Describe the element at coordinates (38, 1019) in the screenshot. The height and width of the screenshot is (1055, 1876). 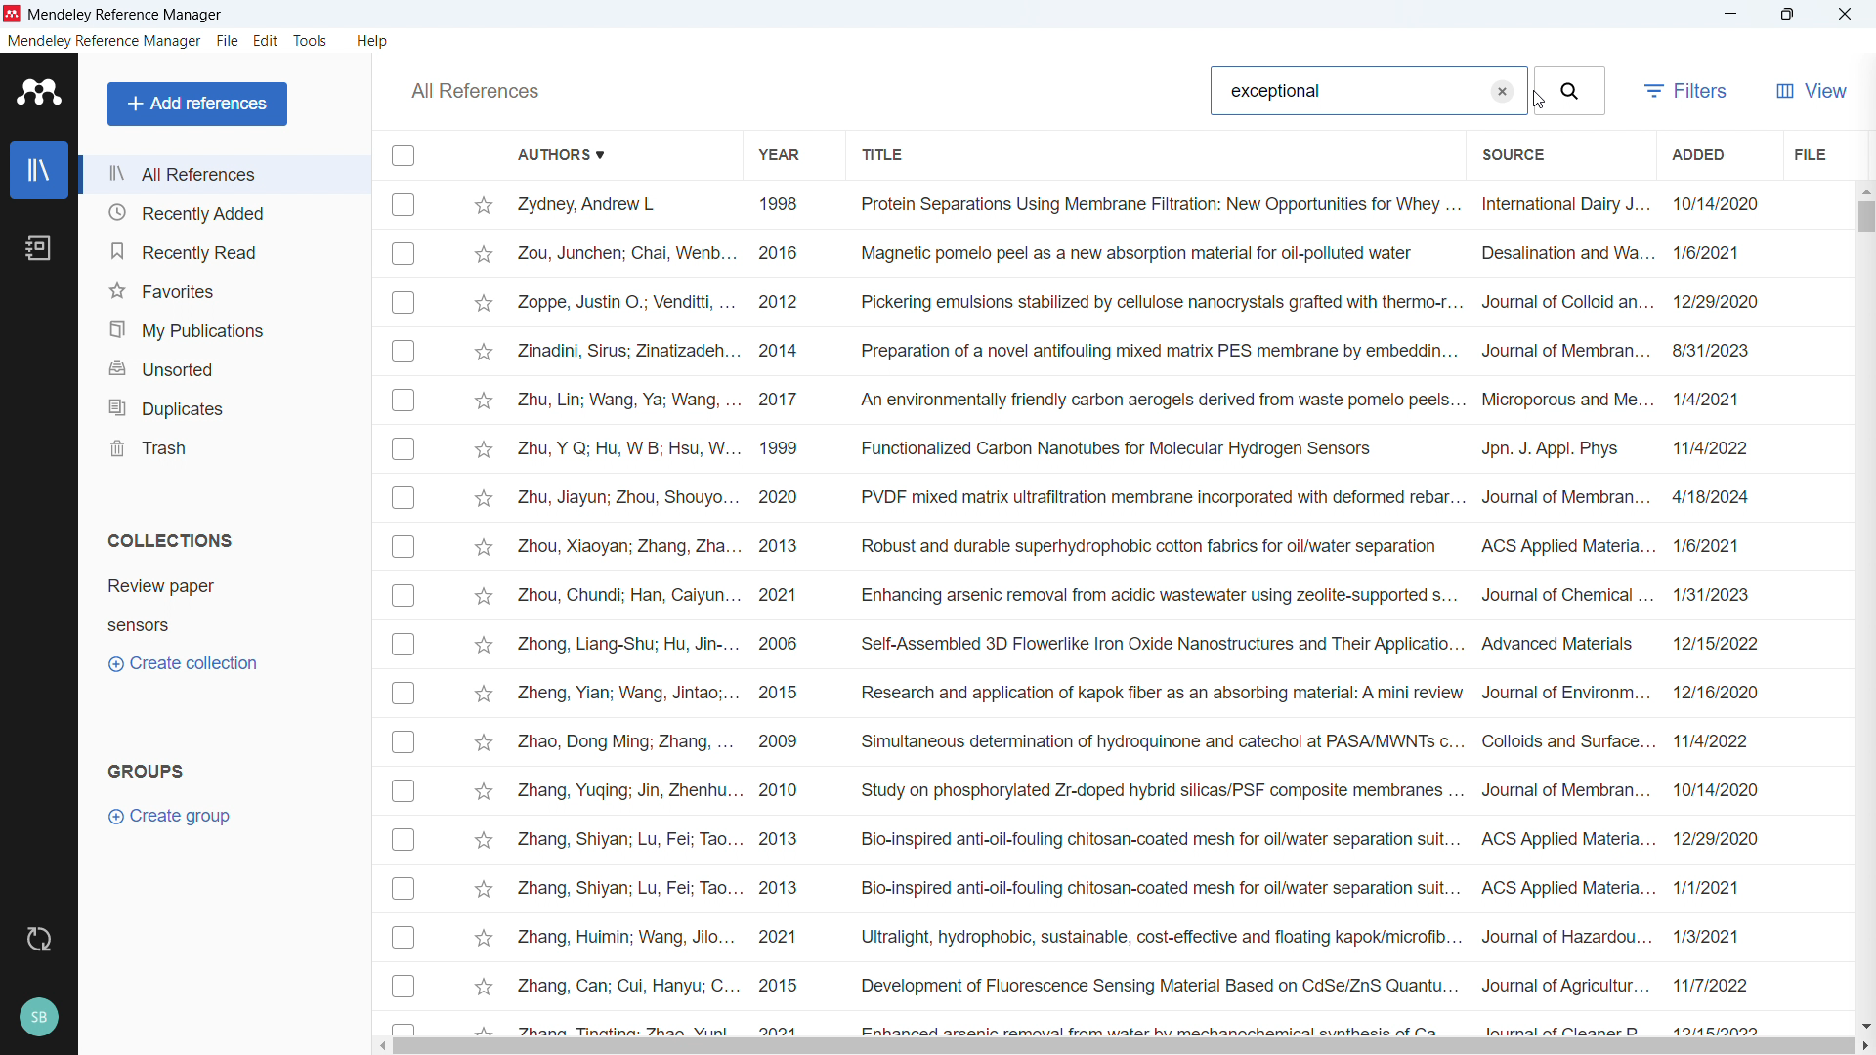
I see `Profile ` at that location.